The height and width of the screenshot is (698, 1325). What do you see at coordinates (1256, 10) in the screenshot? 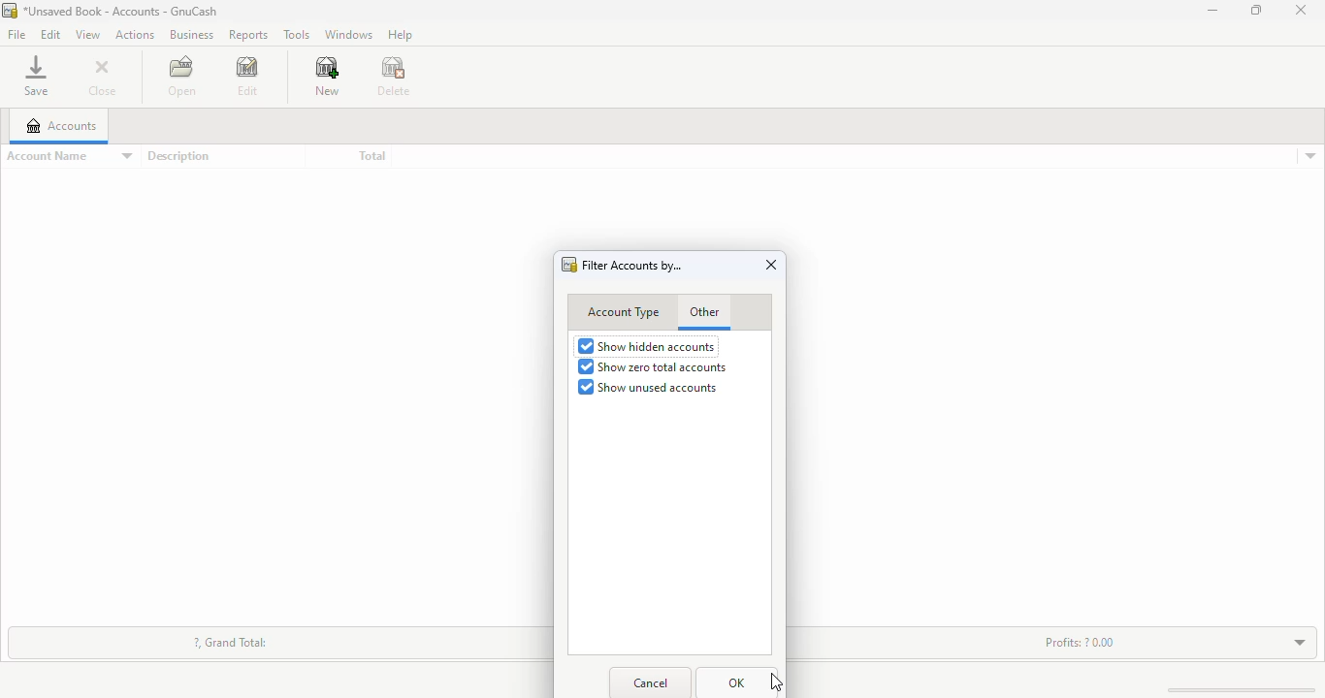
I see `maximize` at bounding box center [1256, 10].